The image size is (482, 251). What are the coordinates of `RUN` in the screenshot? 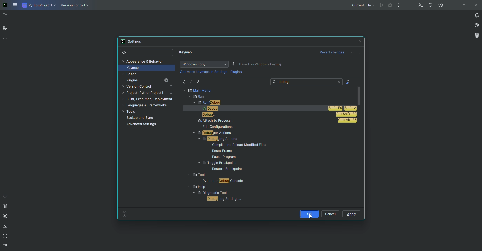 It's located at (268, 97).